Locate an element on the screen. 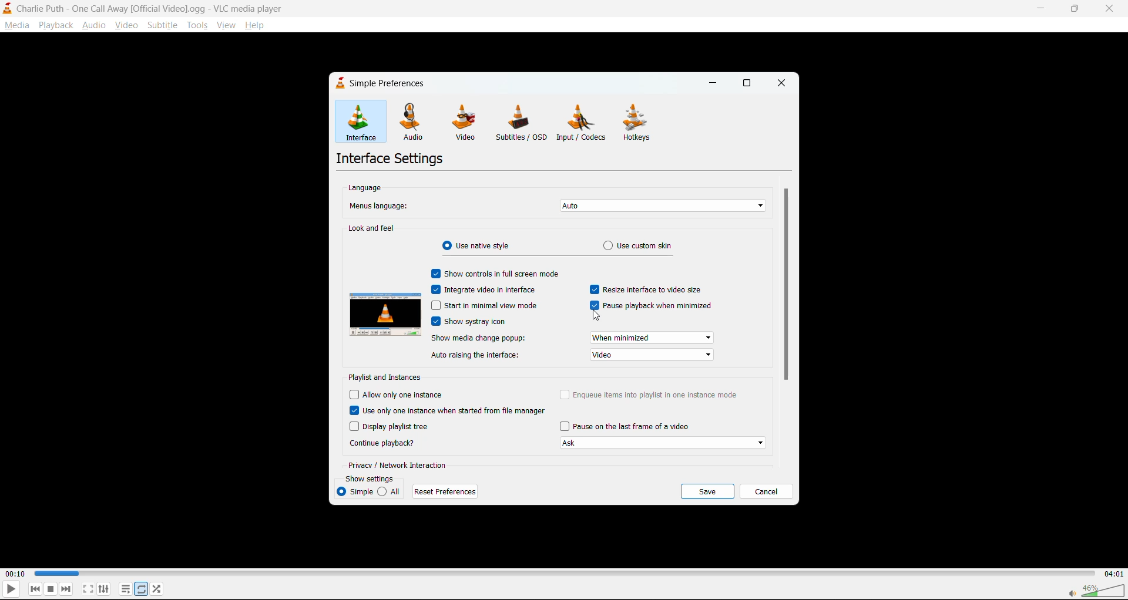 The image size is (1128, 600). media is located at coordinates (15, 26).